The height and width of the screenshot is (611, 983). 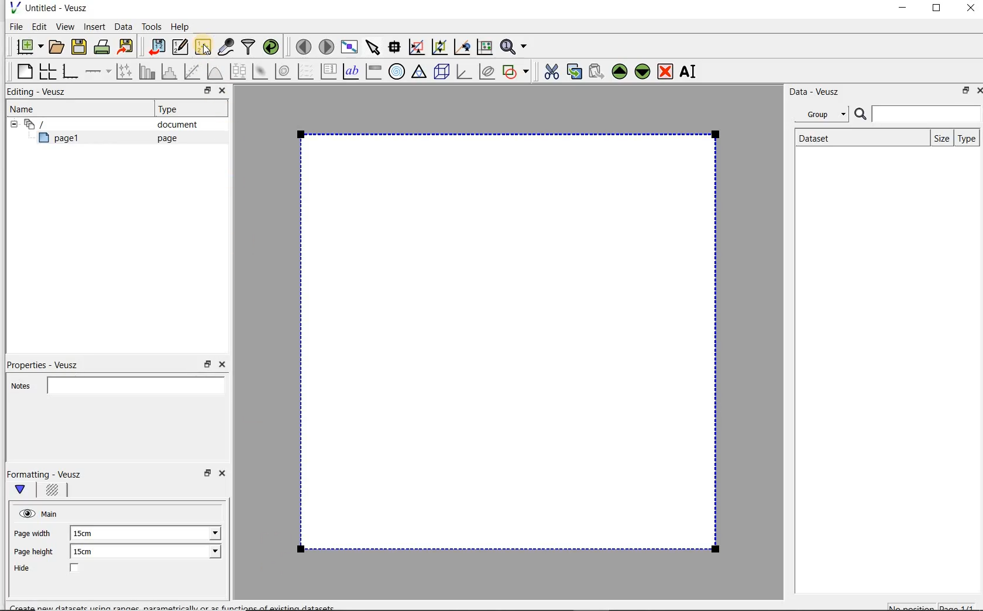 What do you see at coordinates (49, 363) in the screenshot?
I see `Properties - Veusz` at bounding box center [49, 363].